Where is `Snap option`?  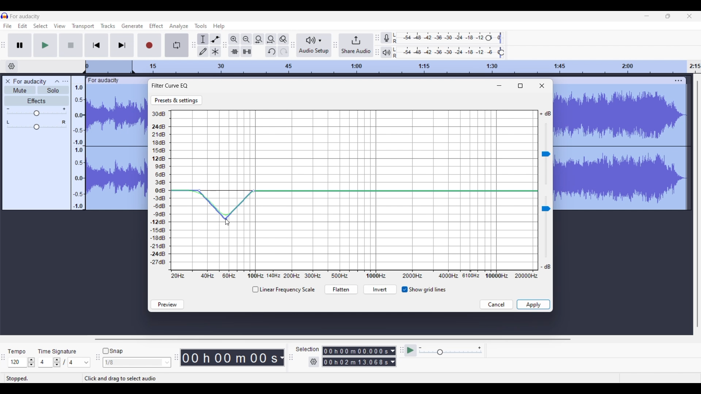 Snap option is located at coordinates (168, 363).